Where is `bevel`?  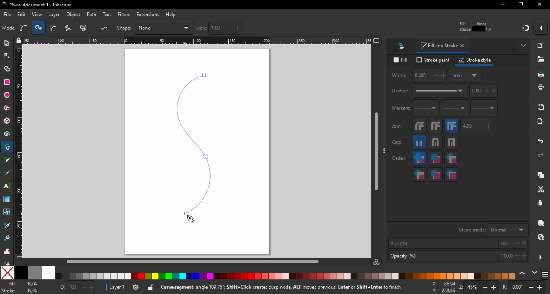
bevel is located at coordinates (419, 128).